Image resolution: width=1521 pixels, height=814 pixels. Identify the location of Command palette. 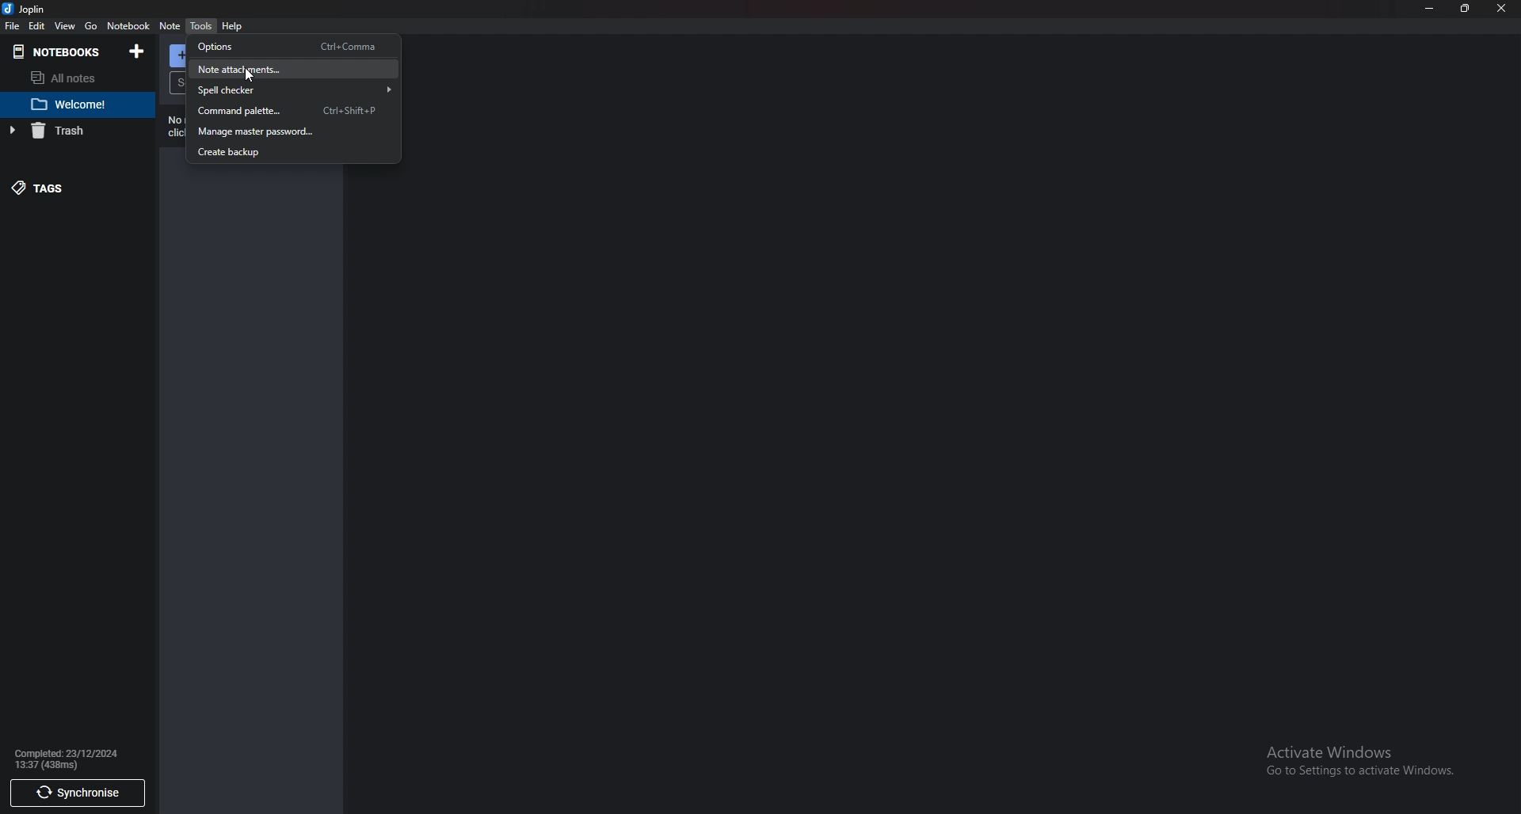
(291, 109).